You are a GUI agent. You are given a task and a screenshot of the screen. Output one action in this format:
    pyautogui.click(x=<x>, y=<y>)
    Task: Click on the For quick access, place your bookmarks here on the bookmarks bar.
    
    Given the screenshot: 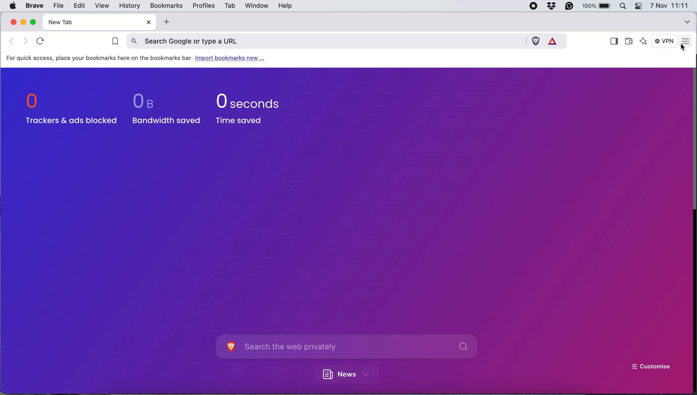 What is the action you would take?
    pyautogui.click(x=99, y=58)
    